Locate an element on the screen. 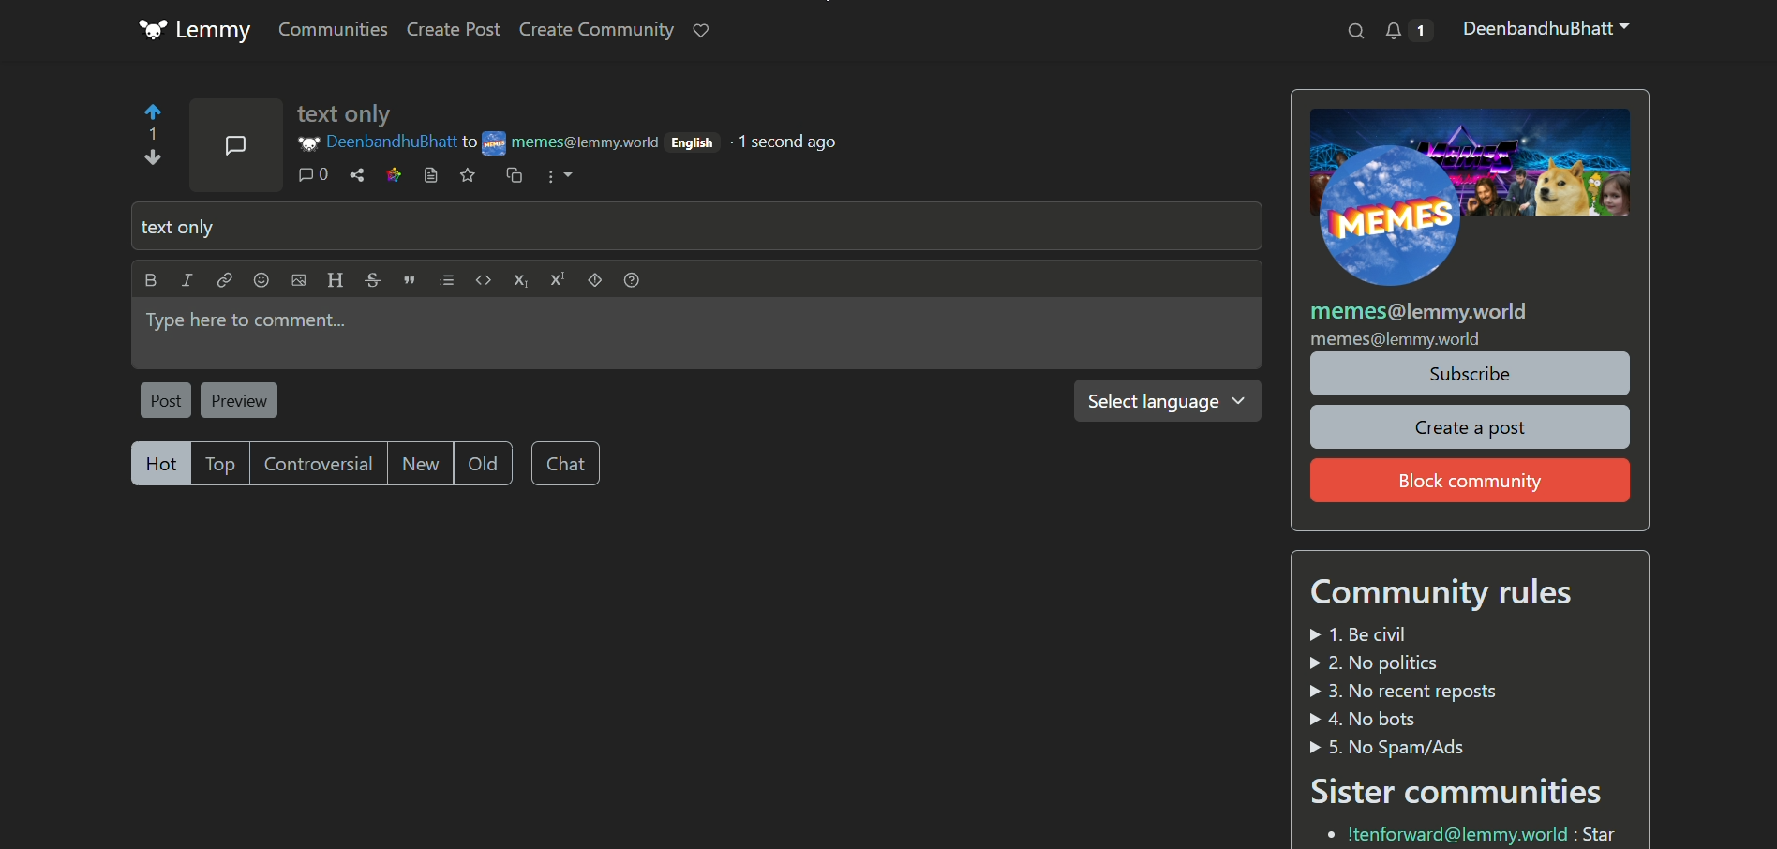 This screenshot has width=1777, height=849. text is located at coordinates (1471, 833).